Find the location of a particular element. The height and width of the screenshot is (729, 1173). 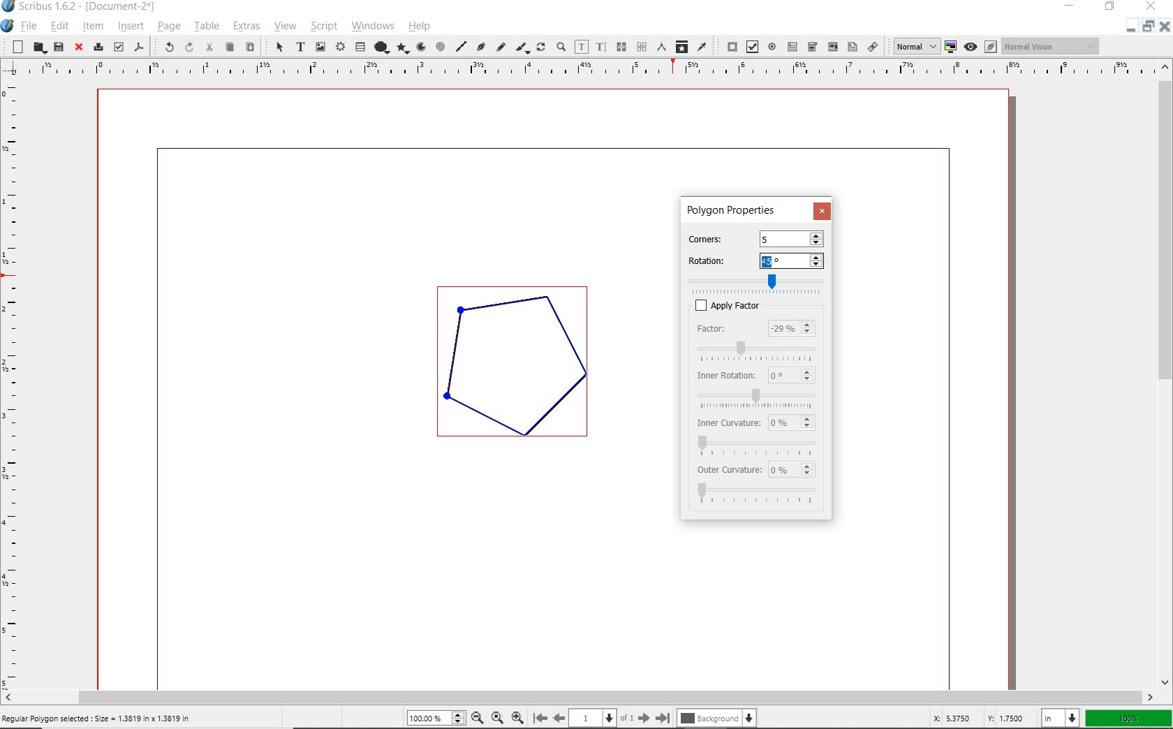

page is located at coordinates (168, 27).